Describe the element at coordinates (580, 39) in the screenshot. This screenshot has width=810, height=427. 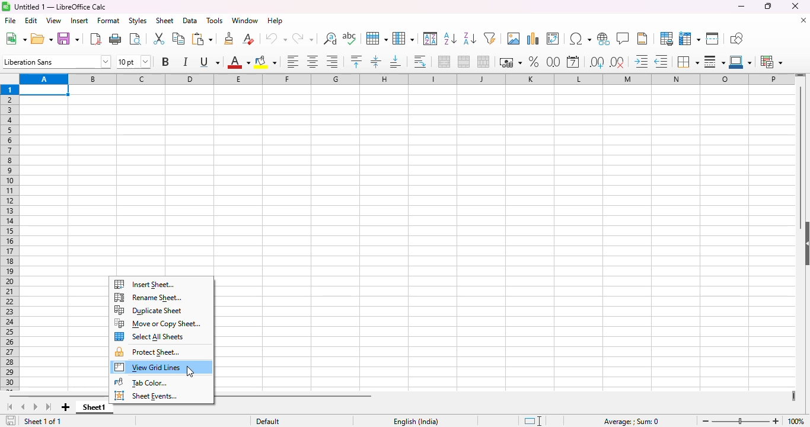
I see `insert special characters` at that location.